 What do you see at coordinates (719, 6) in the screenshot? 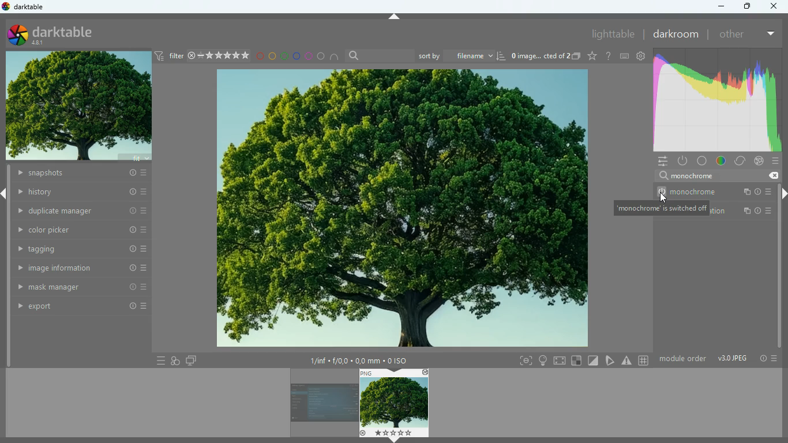
I see `minimize` at bounding box center [719, 6].